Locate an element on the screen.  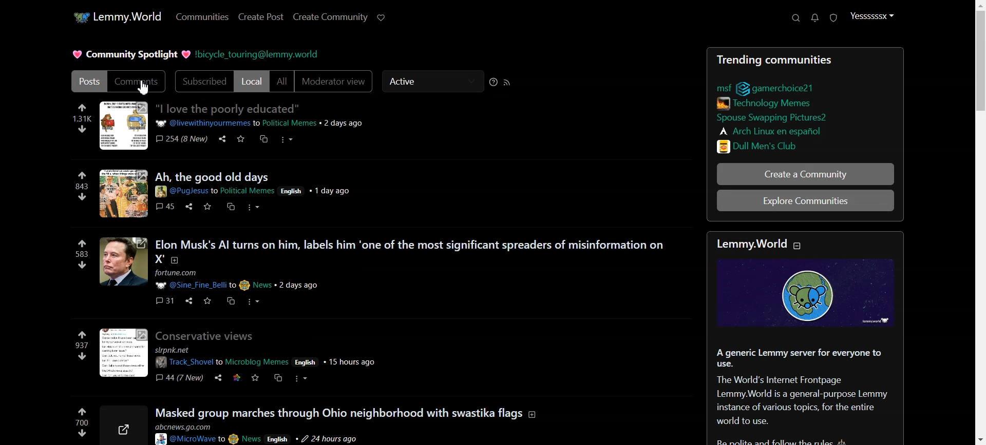
All is located at coordinates (281, 82).